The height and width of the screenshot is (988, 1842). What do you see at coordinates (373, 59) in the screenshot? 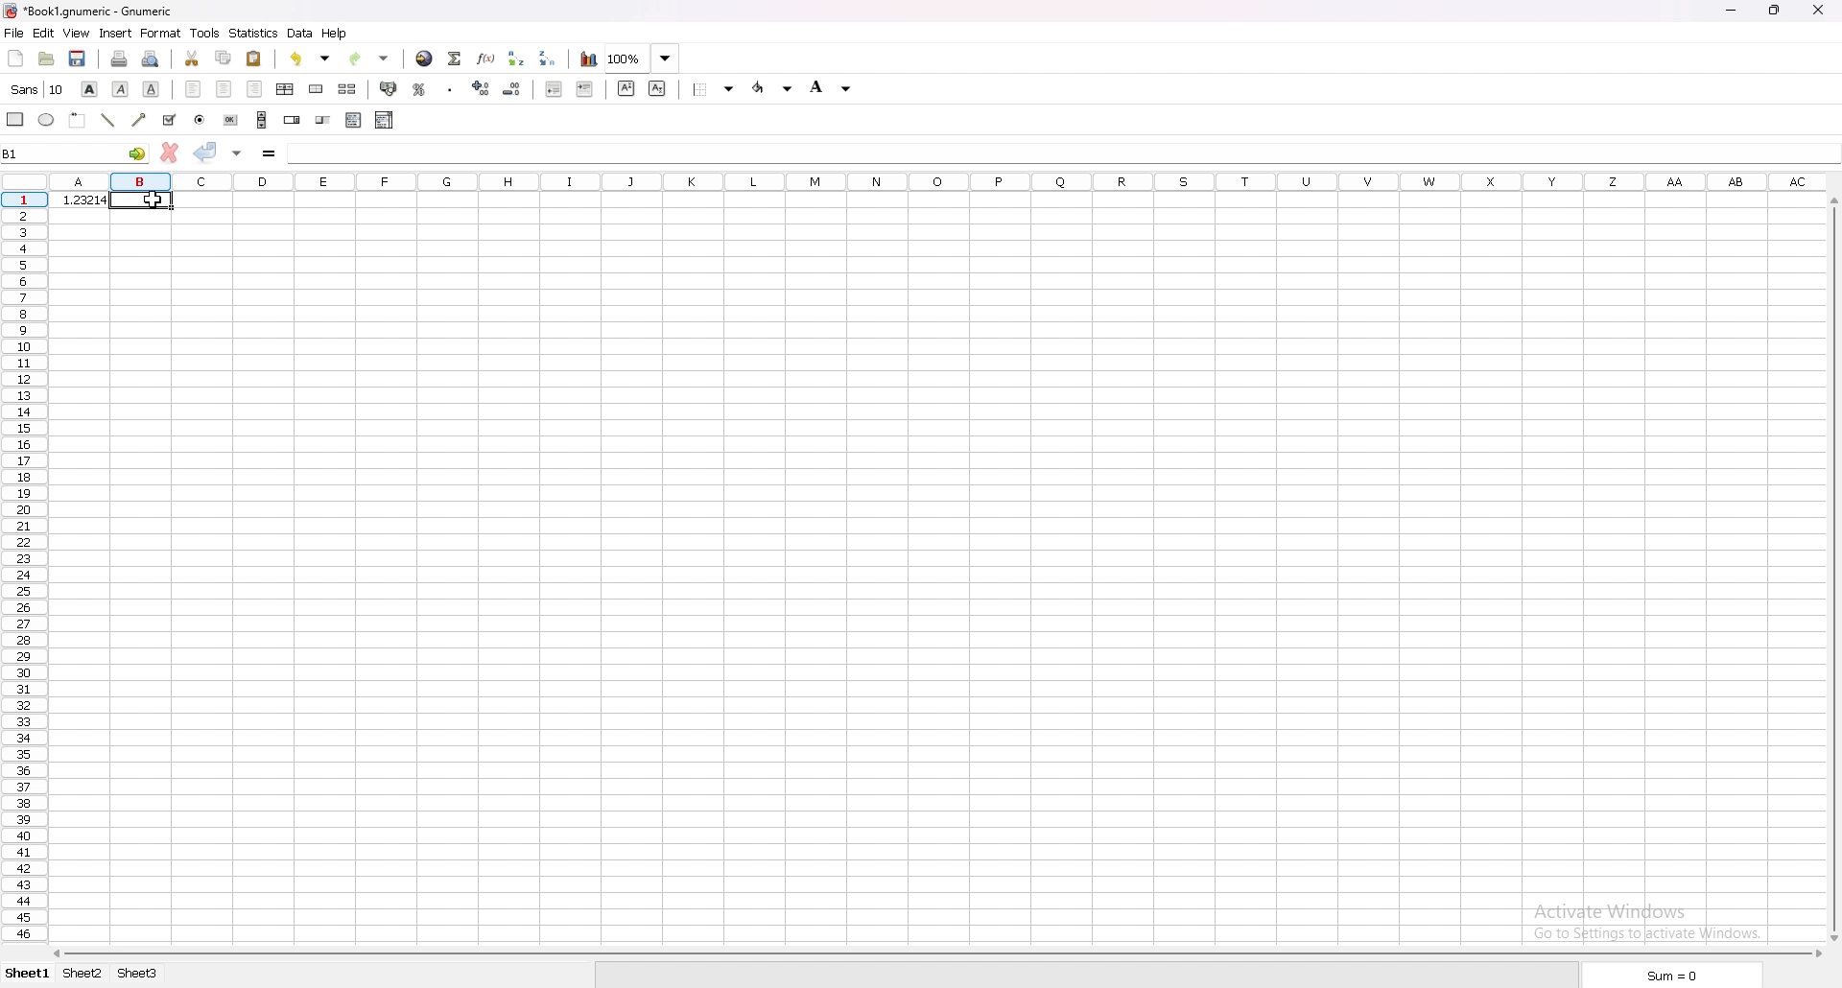
I see `redo` at bounding box center [373, 59].